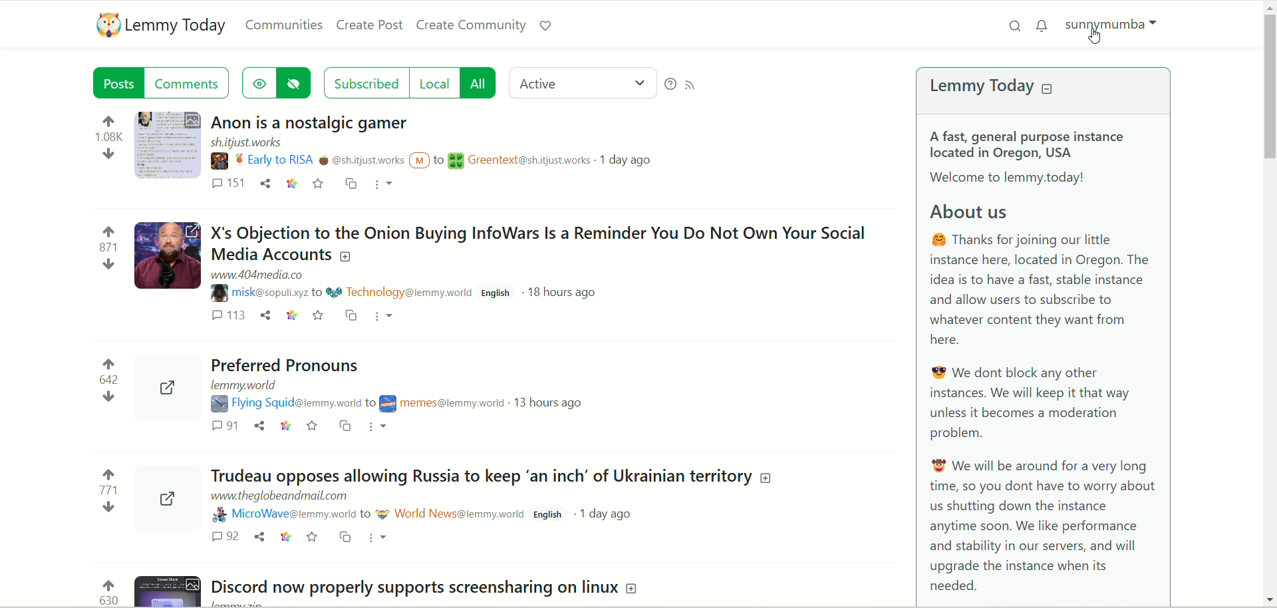  I want to click on hide posts, so click(297, 83).